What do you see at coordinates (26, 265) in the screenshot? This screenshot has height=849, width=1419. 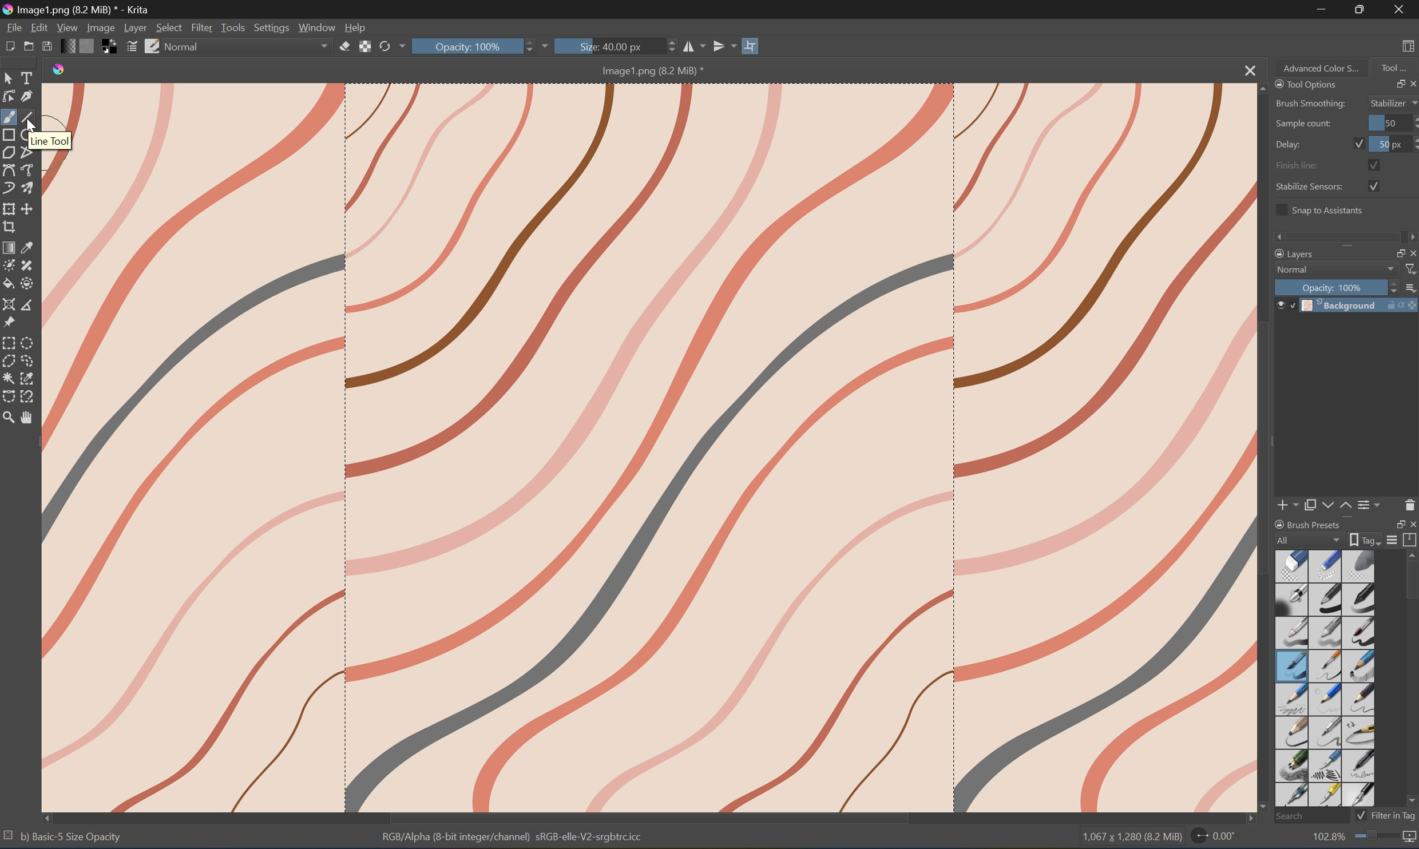 I see `Draw patch tool` at bounding box center [26, 265].